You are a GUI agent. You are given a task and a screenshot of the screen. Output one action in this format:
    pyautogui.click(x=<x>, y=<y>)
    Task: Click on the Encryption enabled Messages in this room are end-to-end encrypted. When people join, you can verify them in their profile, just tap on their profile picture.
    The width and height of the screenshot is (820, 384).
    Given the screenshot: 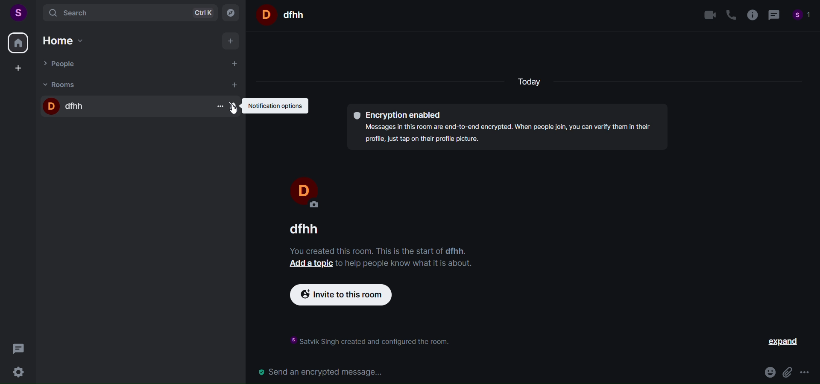 What is the action you would take?
    pyautogui.click(x=507, y=125)
    